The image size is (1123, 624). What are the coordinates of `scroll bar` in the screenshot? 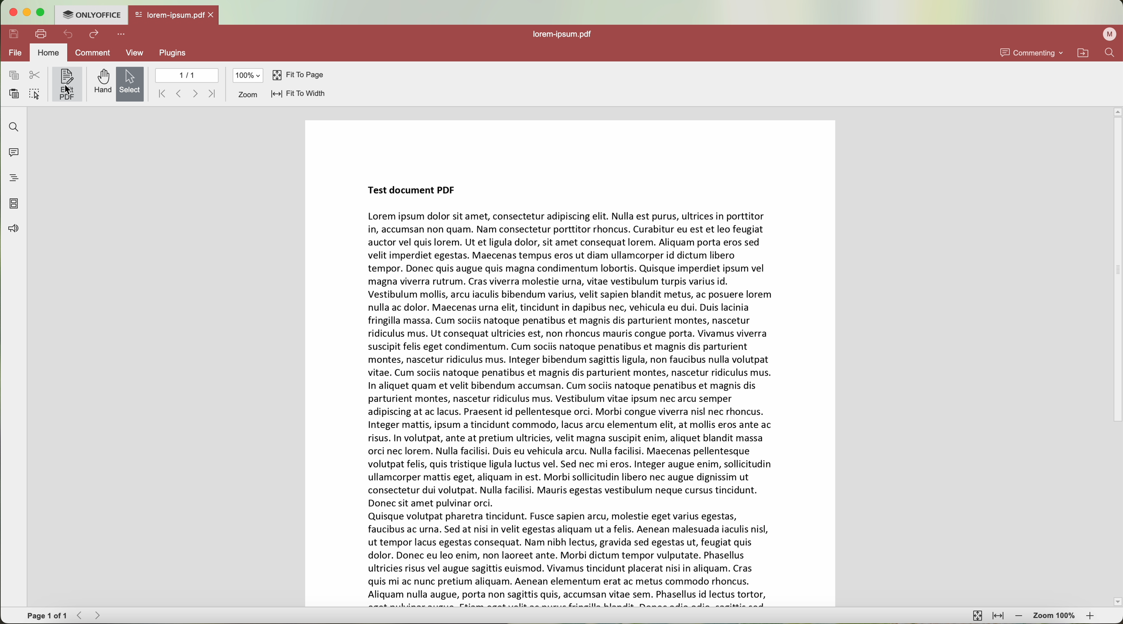 It's located at (1116, 356).